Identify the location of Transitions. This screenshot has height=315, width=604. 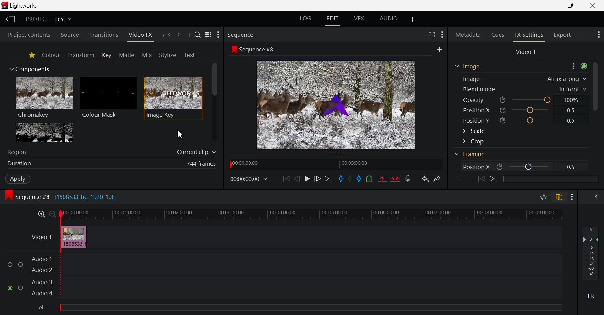
(105, 34).